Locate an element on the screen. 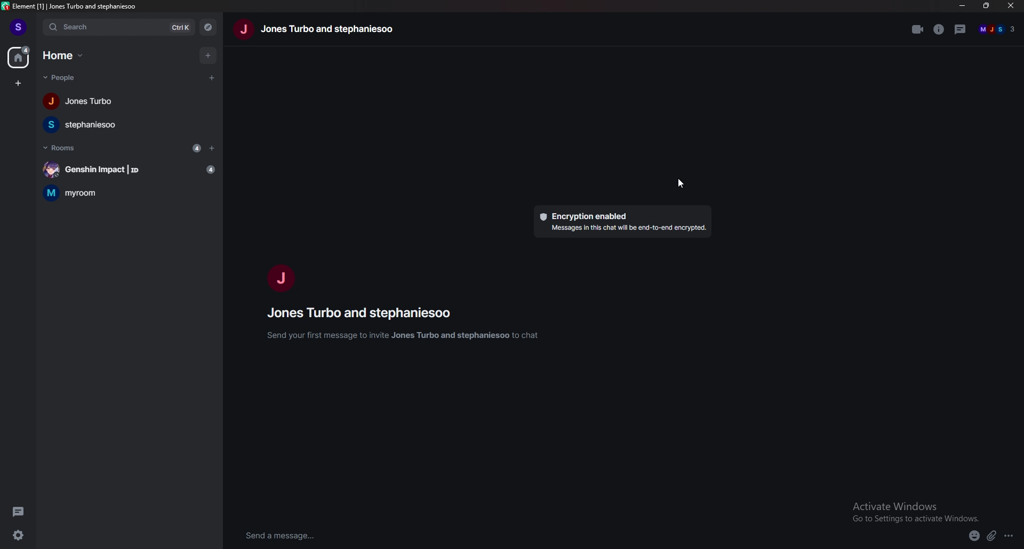 This screenshot has height=549, width=1024. s is located at coordinates (19, 27).